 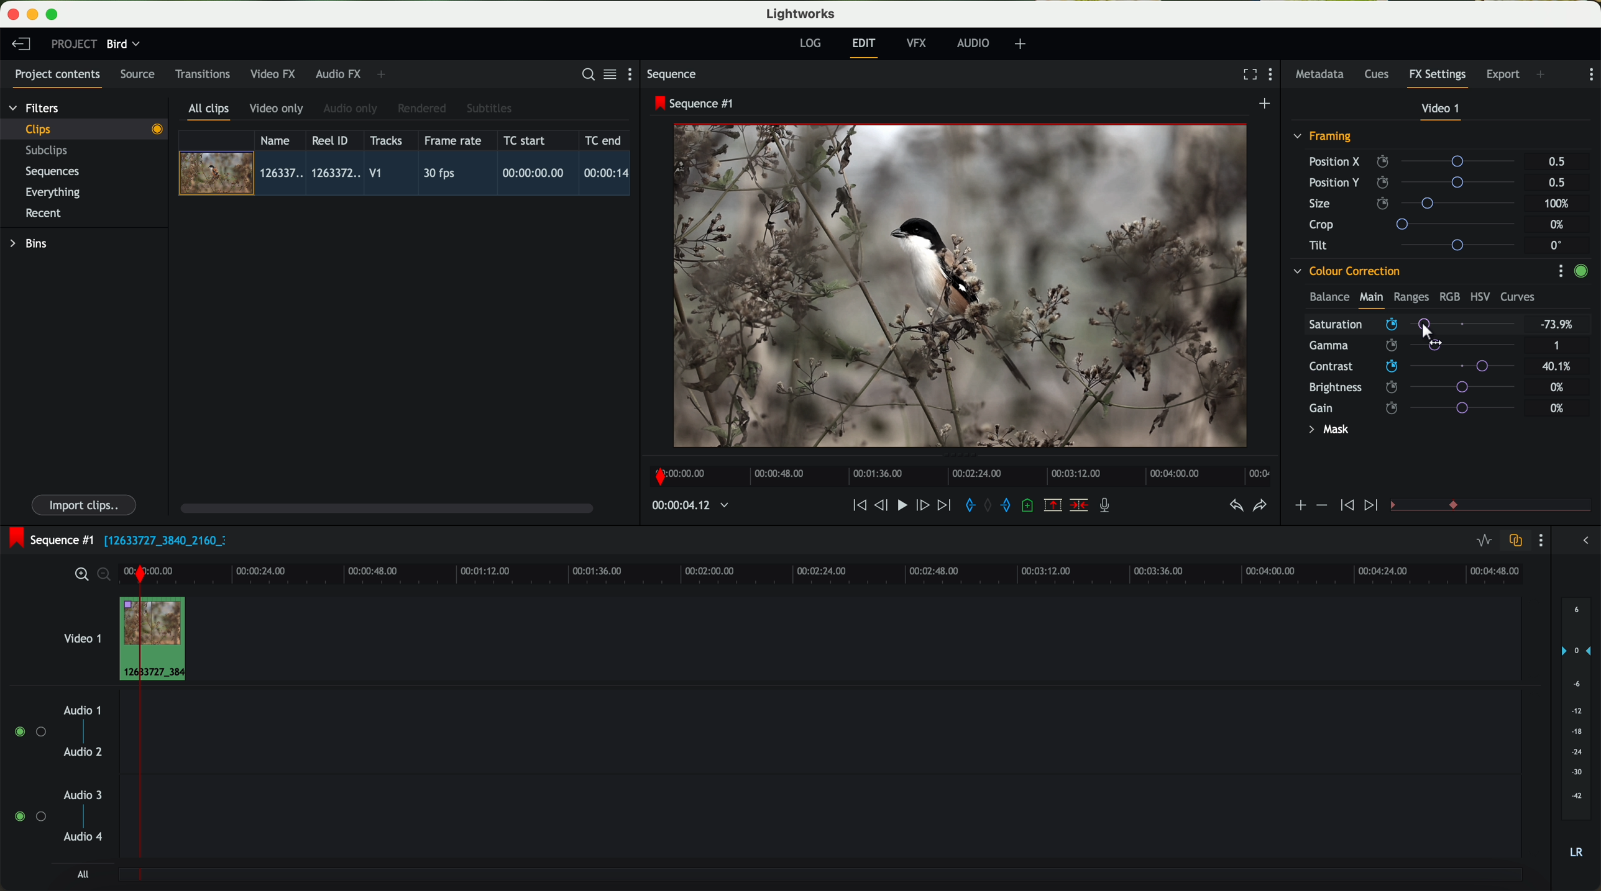 What do you see at coordinates (54, 15) in the screenshot?
I see `maximize program` at bounding box center [54, 15].